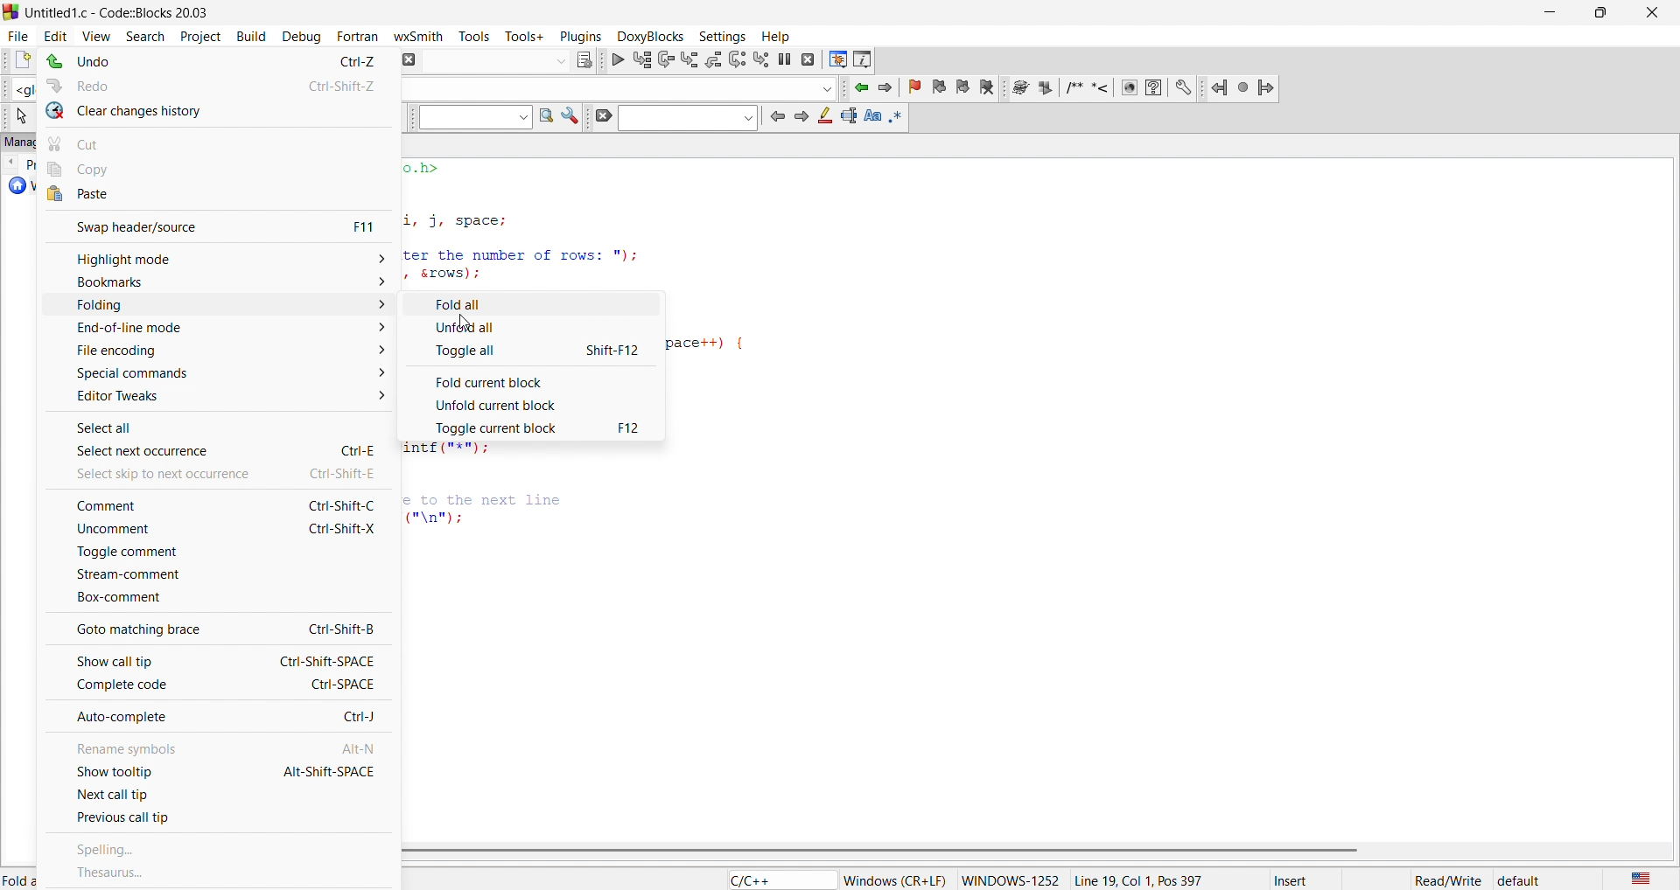 The image size is (1680, 890). Describe the element at coordinates (206, 473) in the screenshot. I see `select skip to new occurence` at that location.